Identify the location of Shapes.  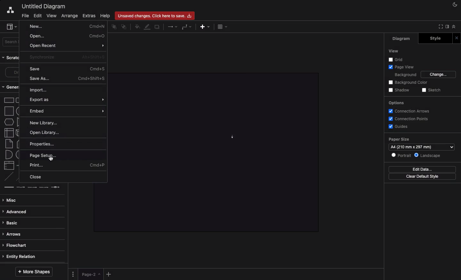
(9, 143).